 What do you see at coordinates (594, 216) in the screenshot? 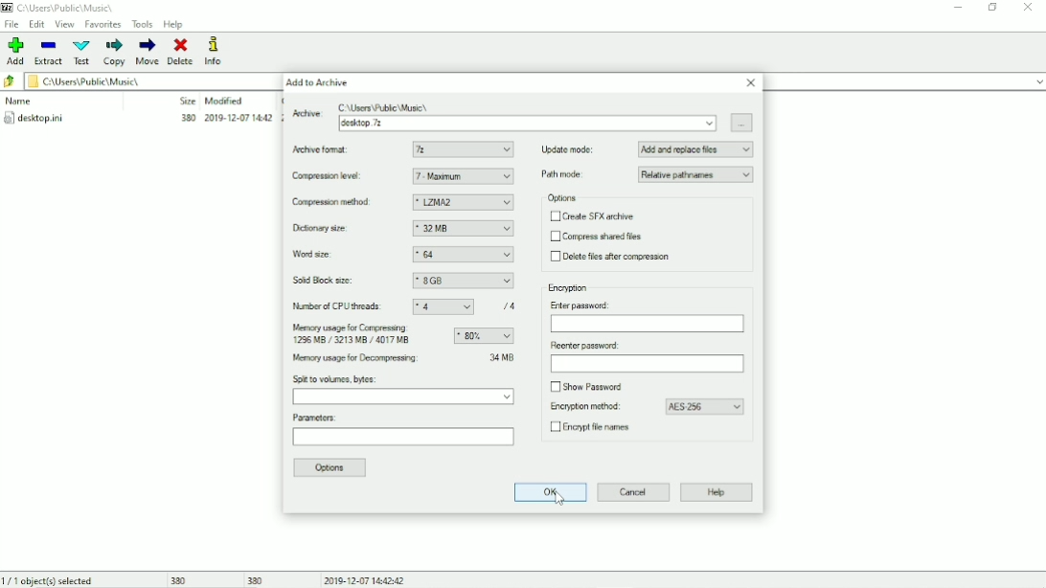
I see `Create SFX archive` at bounding box center [594, 216].